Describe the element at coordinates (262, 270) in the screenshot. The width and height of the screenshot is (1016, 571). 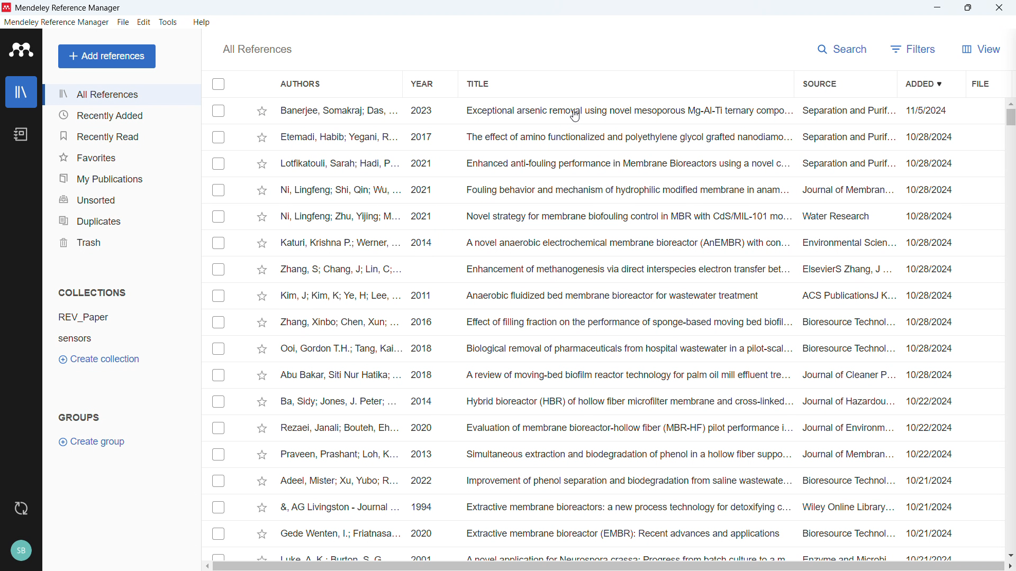
I see `click to starmark individual entries` at that location.